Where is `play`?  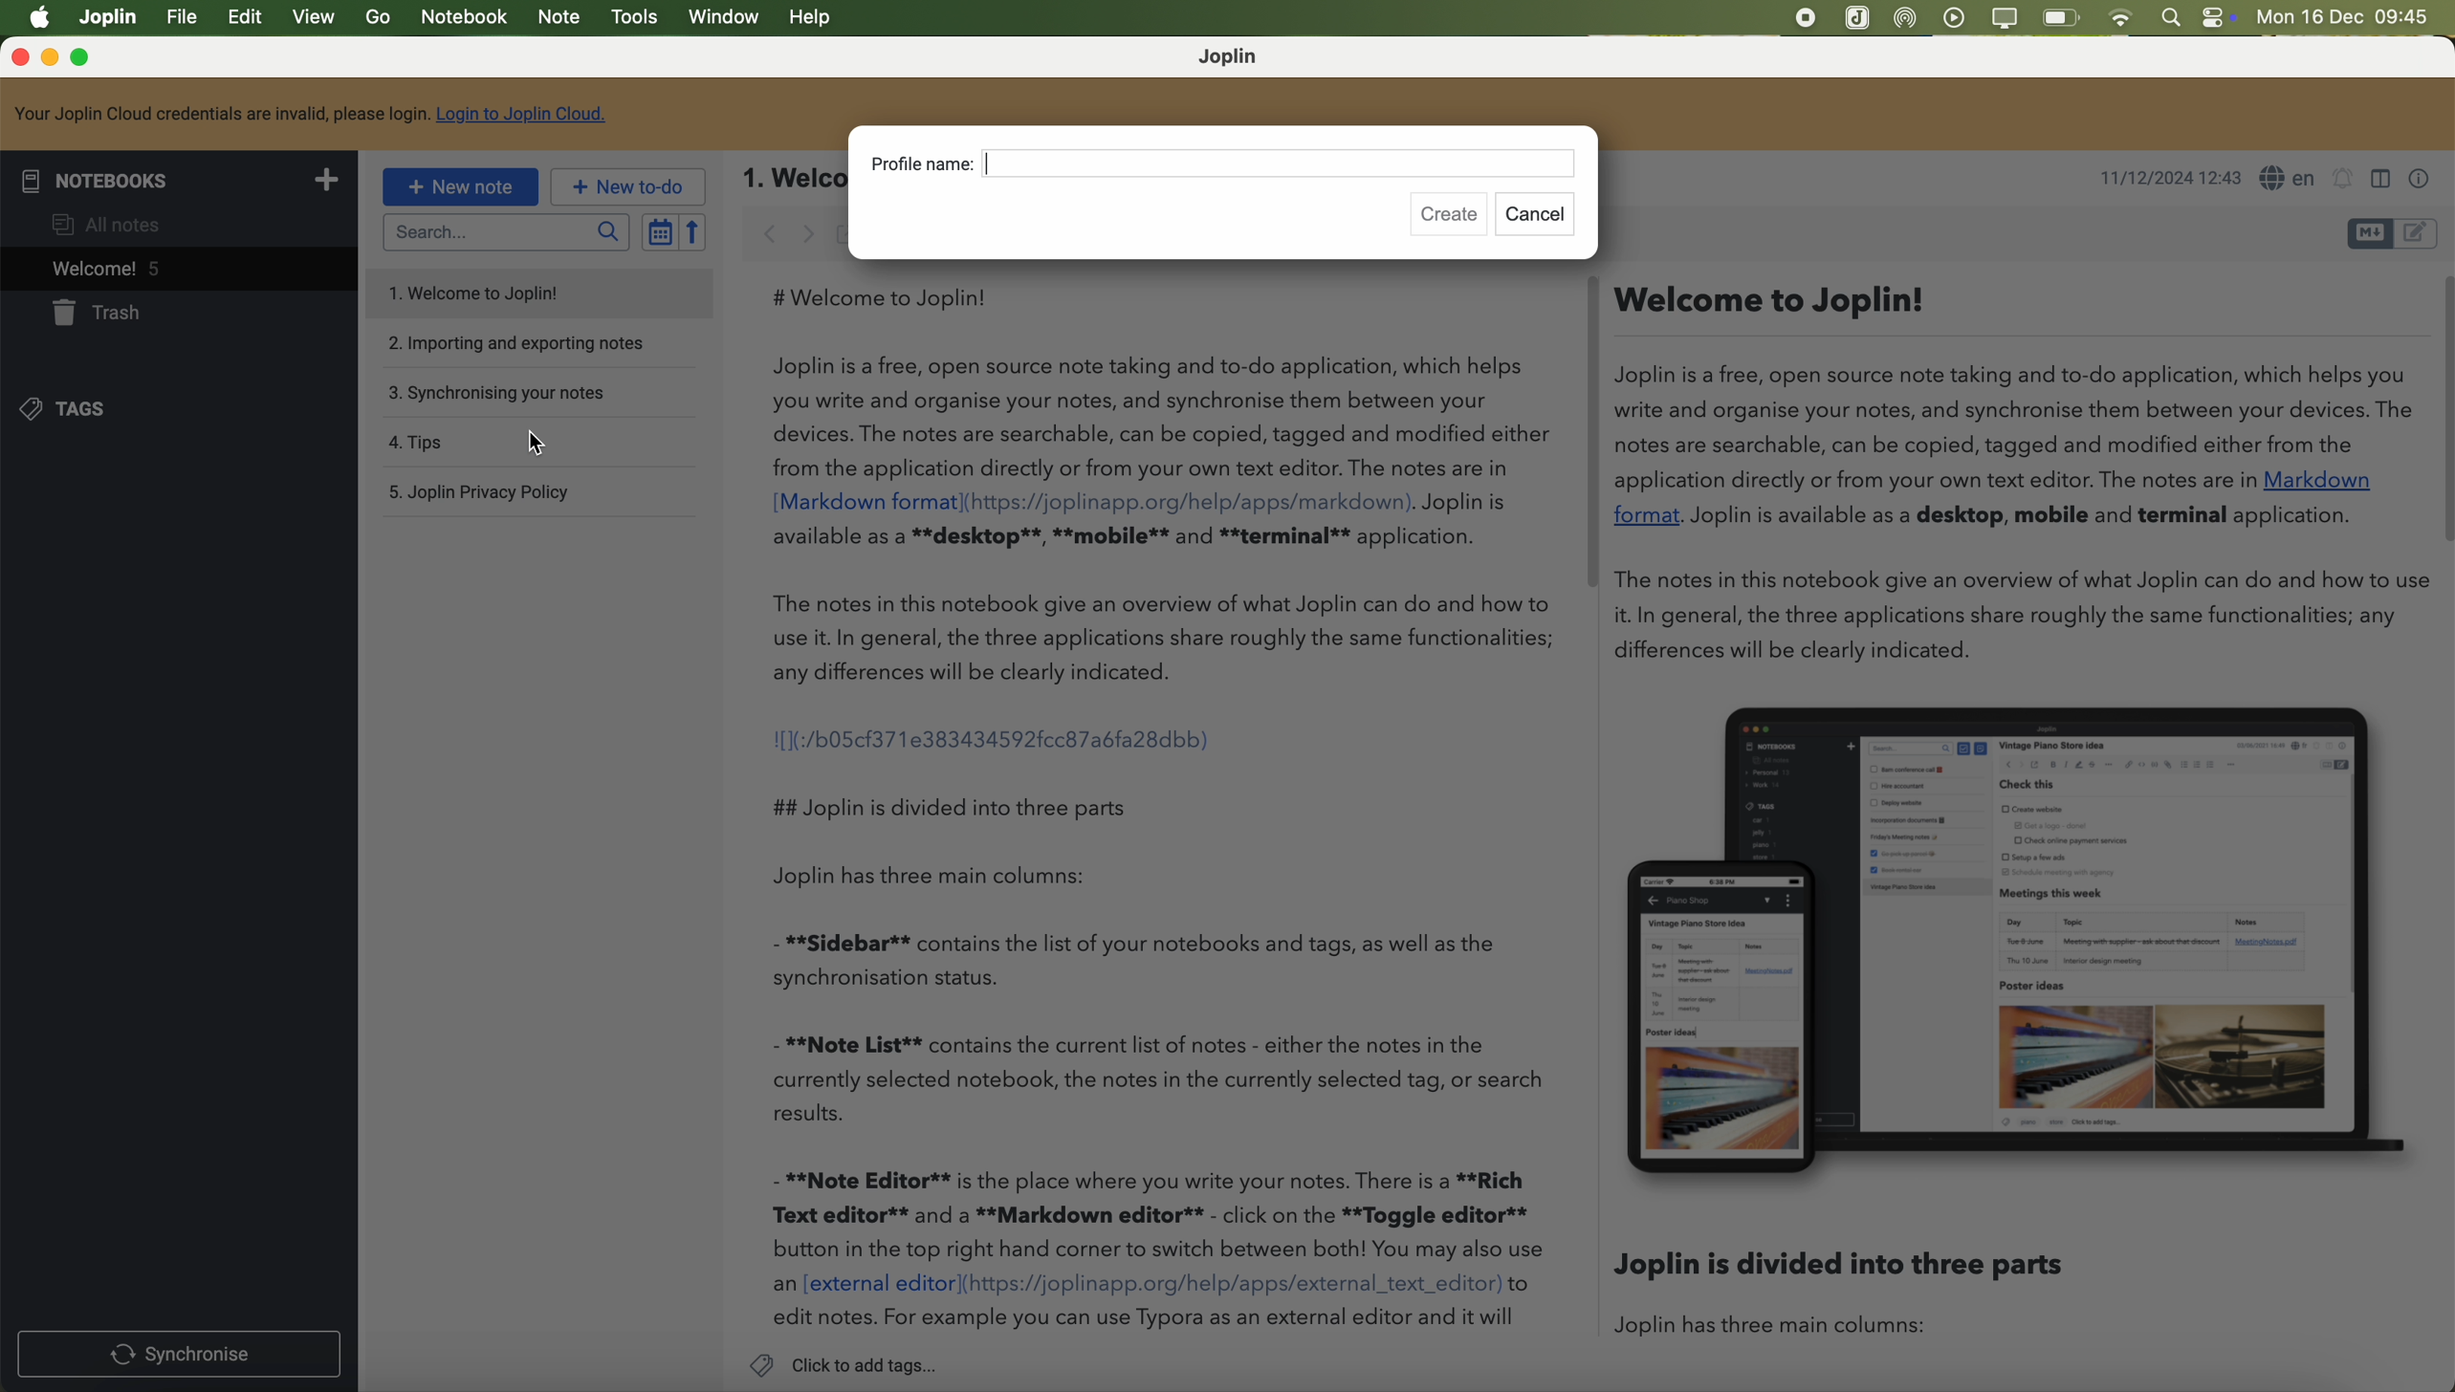 play is located at coordinates (1956, 17).